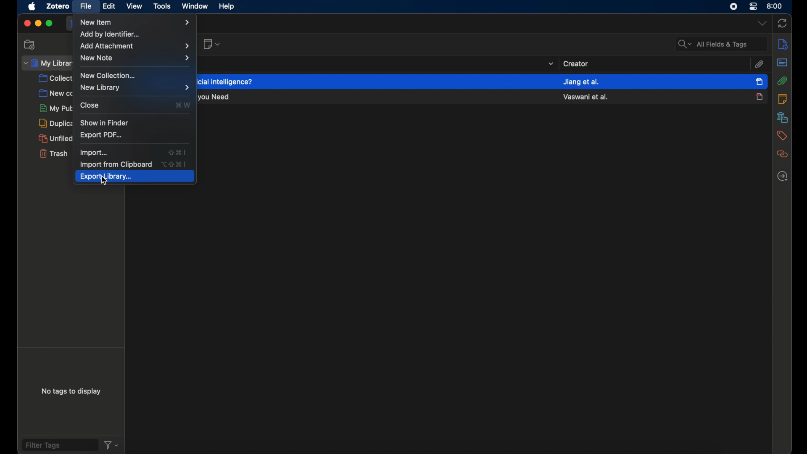 Image resolution: width=807 pixels, height=454 pixels. What do you see at coordinates (71, 393) in the screenshot?
I see `no tags to display` at bounding box center [71, 393].